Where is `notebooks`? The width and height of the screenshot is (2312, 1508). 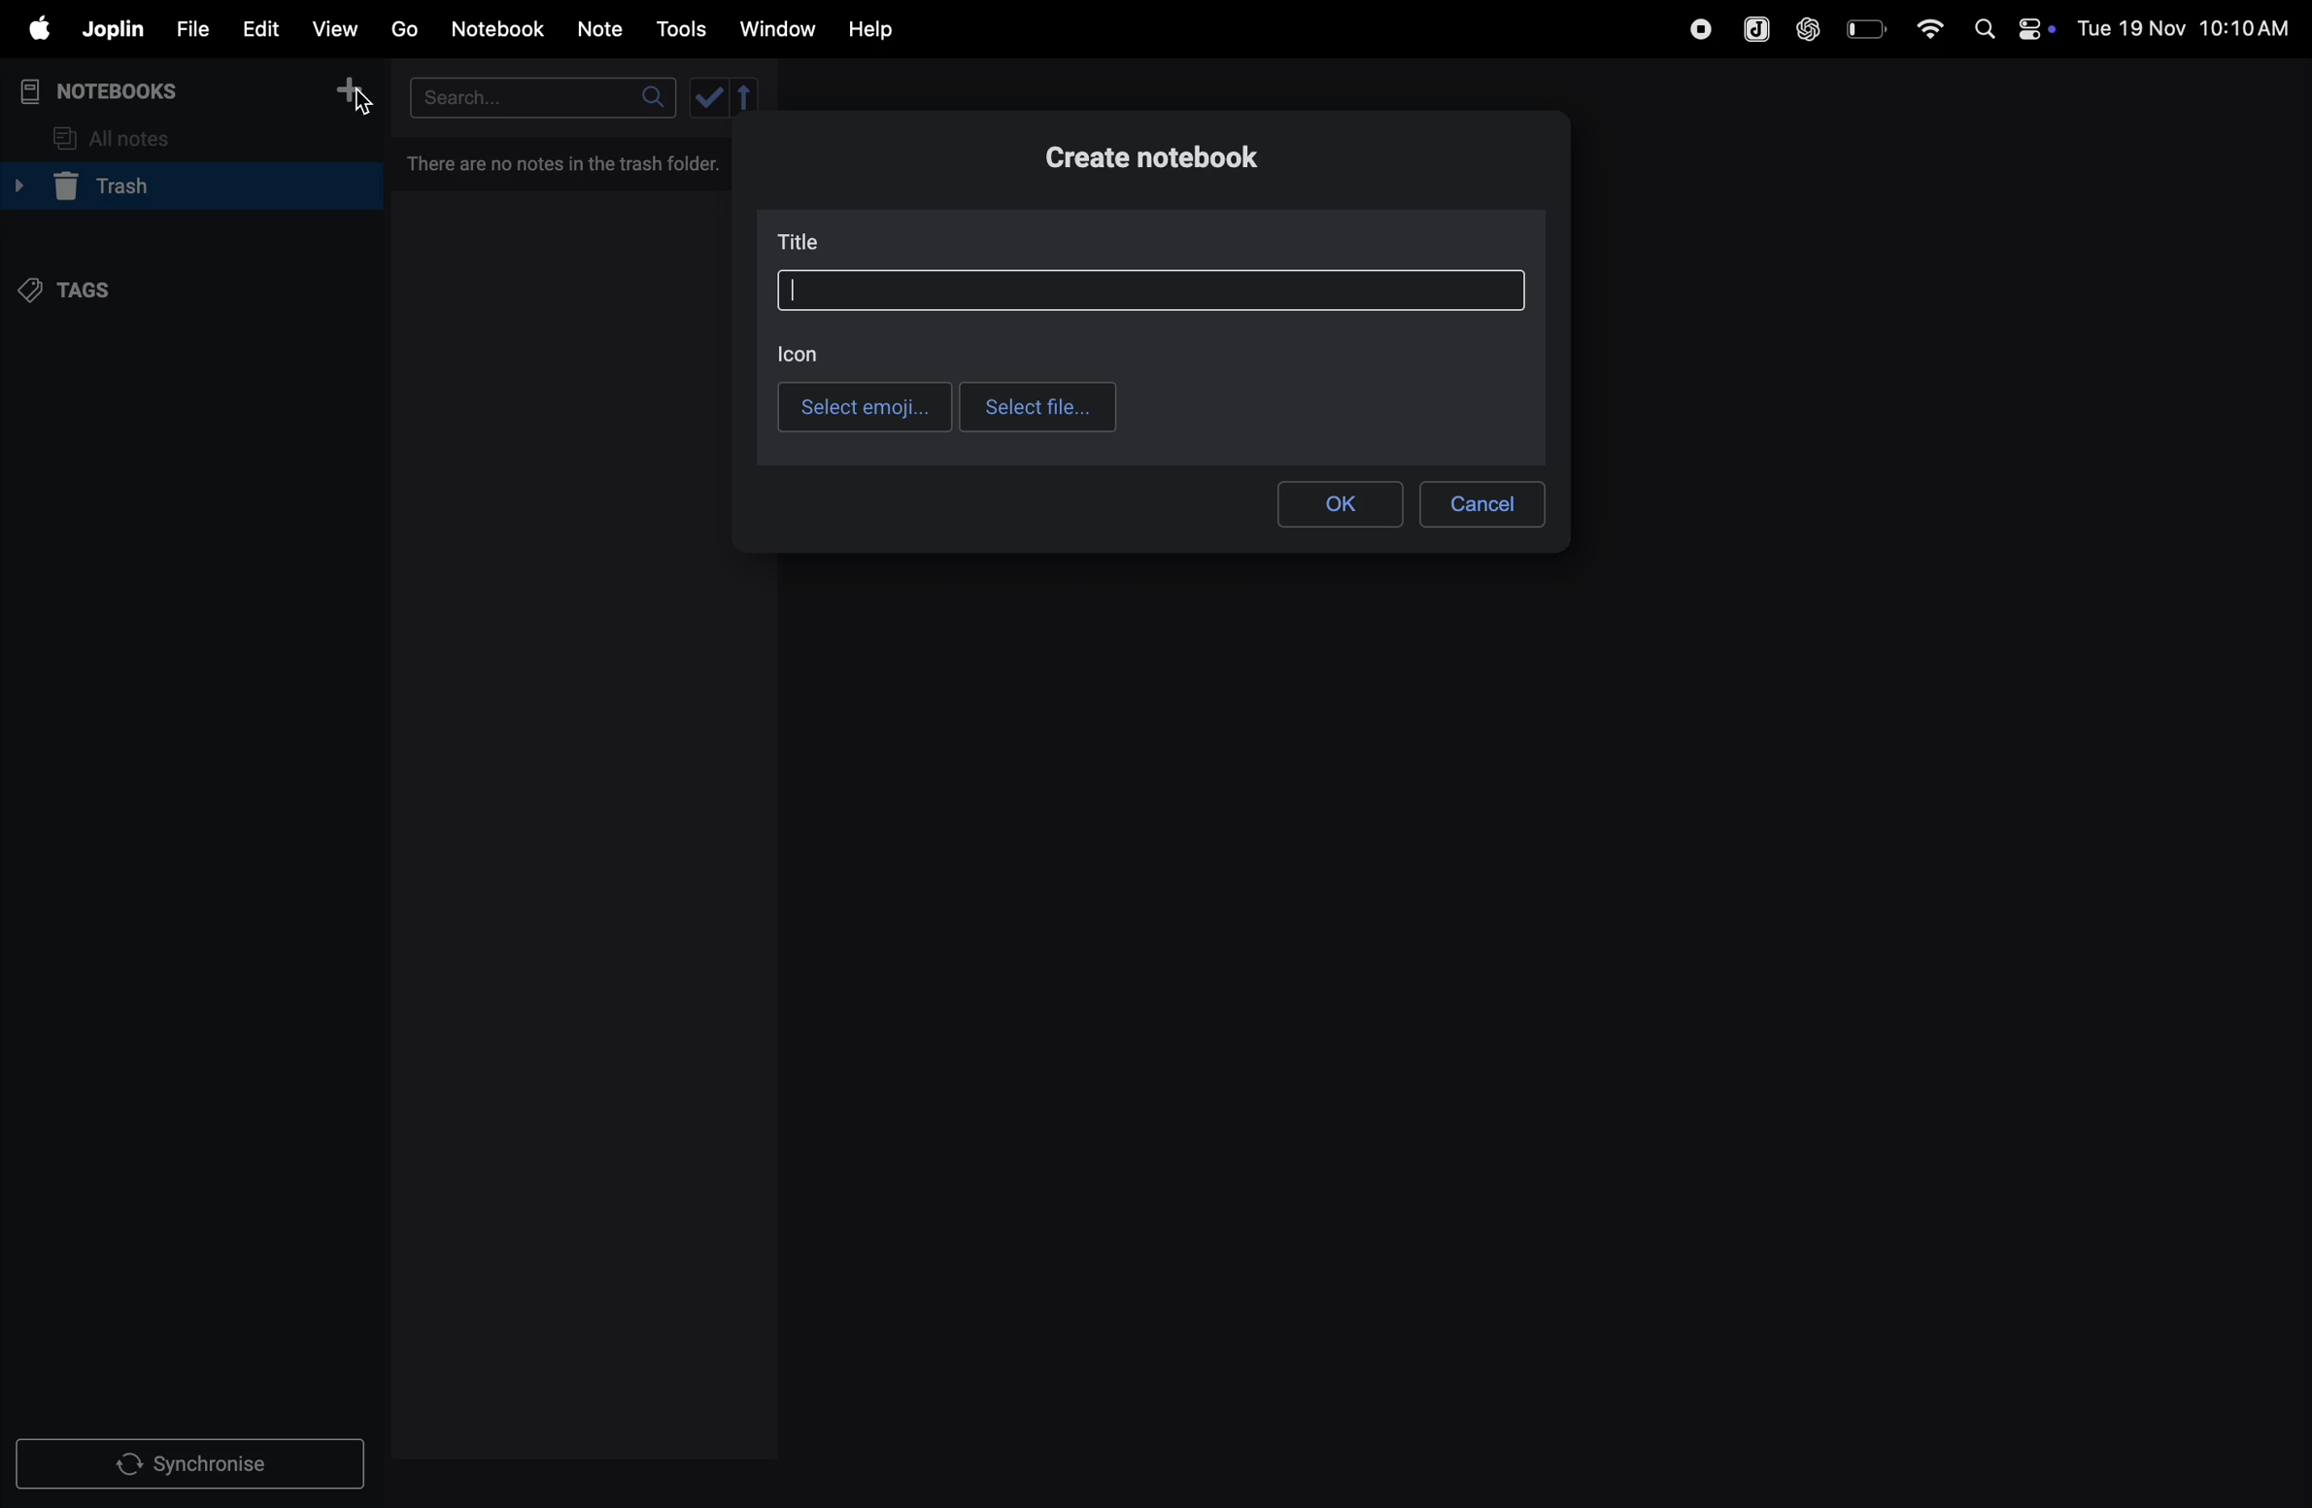
notebooks is located at coordinates (111, 88).